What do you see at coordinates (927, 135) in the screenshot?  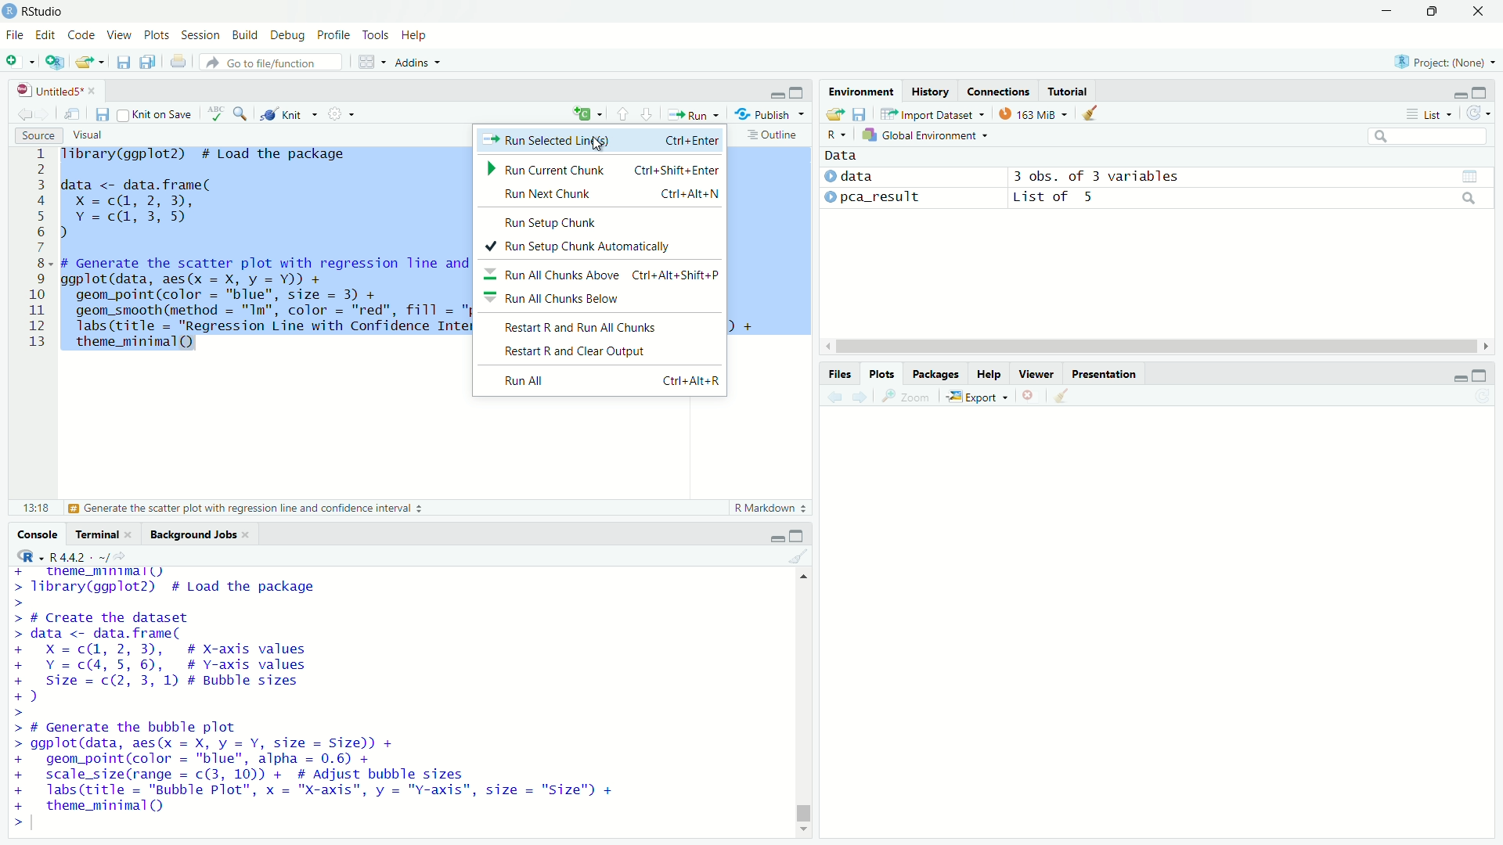 I see `Global Environment` at bounding box center [927, 135].